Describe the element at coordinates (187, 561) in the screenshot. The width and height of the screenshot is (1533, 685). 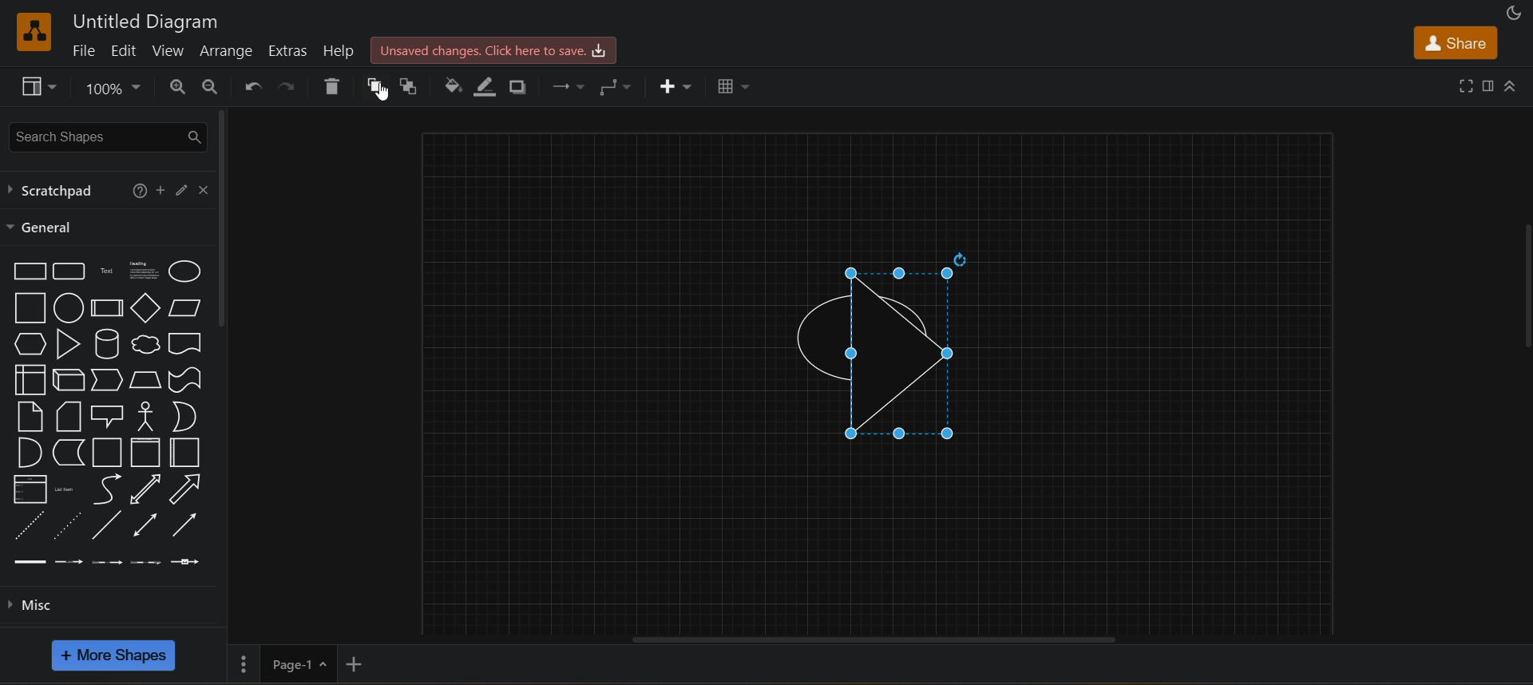
I see `connector with symbol` at that location.